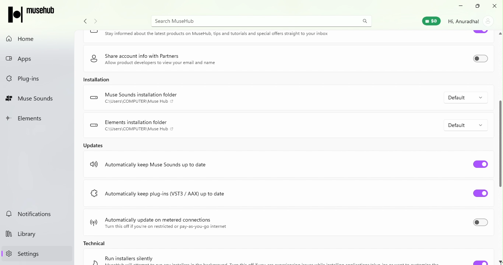 This screenshot has height=265, width=503. Describe the element at coordinates (496, 7) in the screenshot. I see `Close` at that location.